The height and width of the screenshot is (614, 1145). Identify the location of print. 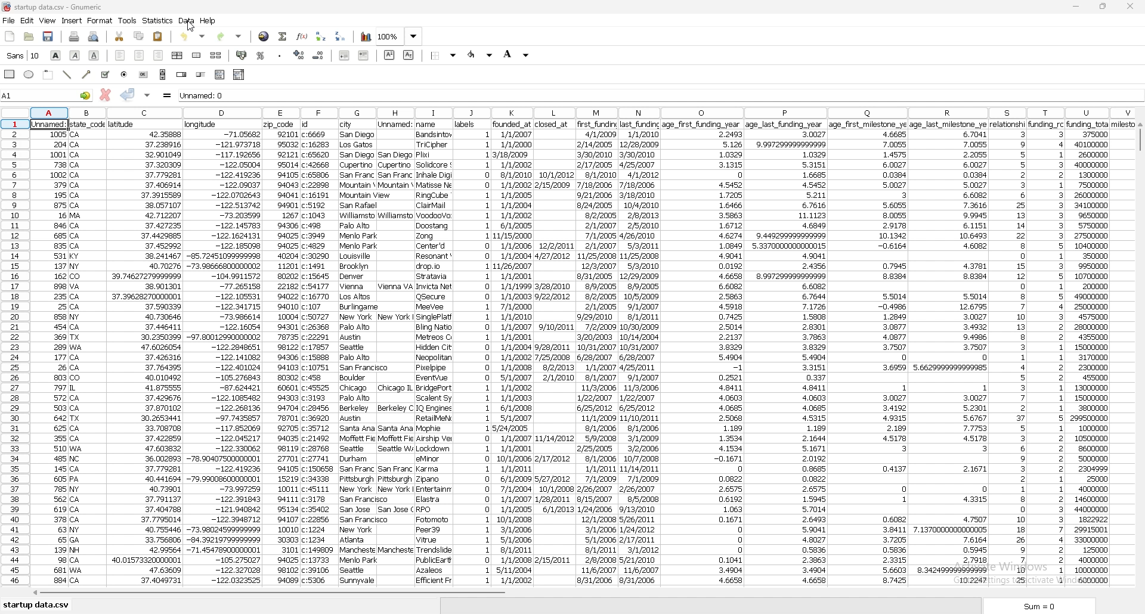
(73, 37).